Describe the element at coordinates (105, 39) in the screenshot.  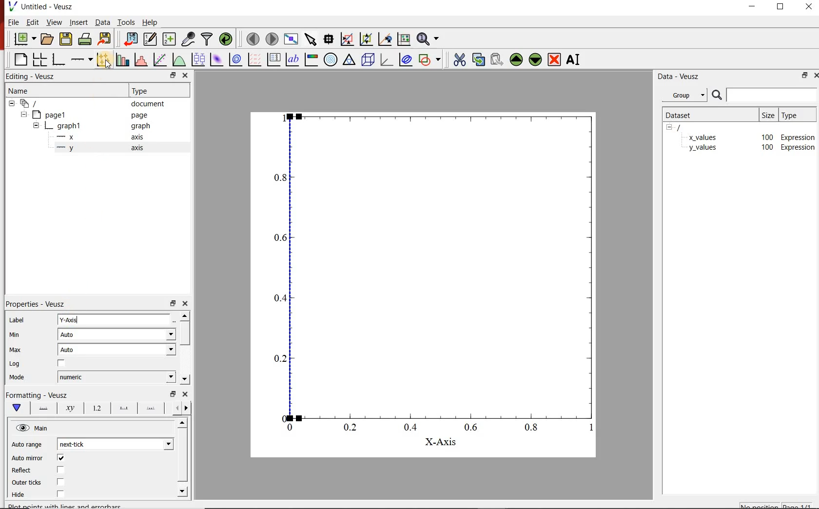
I see `export to graphics format` at that location.